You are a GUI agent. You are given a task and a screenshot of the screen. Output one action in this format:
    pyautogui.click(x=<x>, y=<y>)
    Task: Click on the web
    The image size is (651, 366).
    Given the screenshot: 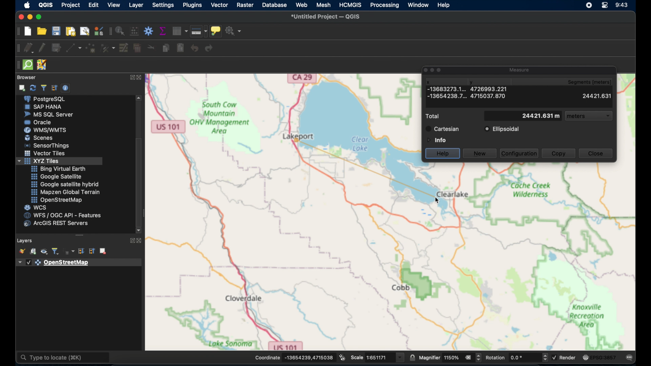 What is the action you would take?
    pyautogui.click(x=301, y=5)
    